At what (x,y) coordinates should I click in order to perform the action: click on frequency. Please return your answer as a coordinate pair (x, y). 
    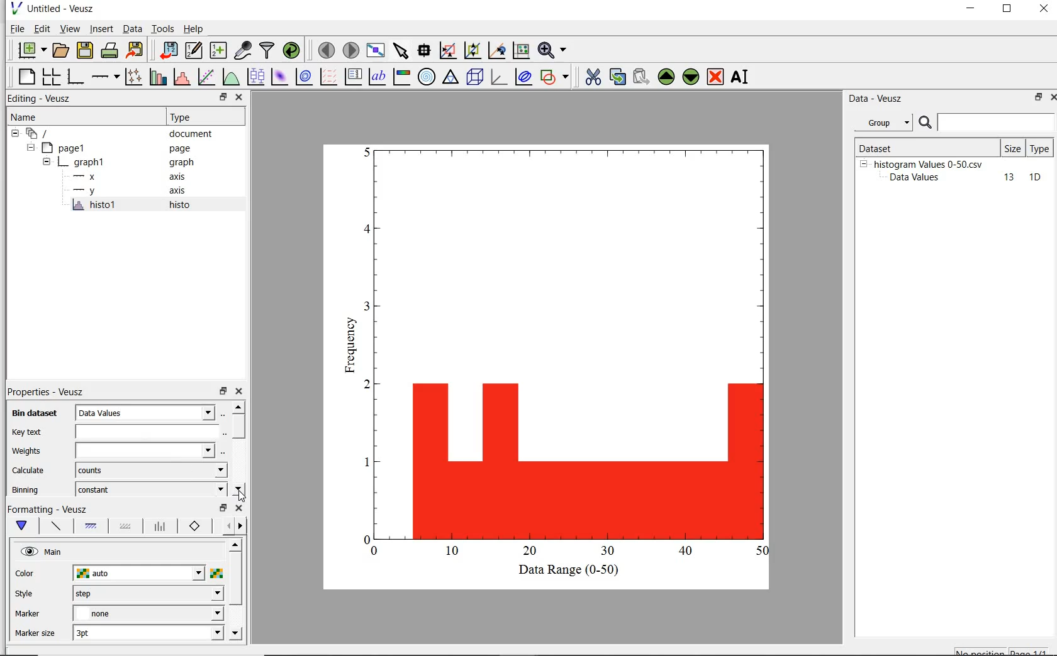
    Looking at the image, I should click on (348, 349).